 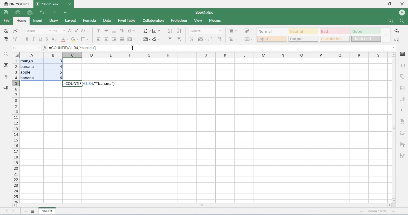 What do you see at coordinates (16, 130) in the screenshot?
I see `row numbers` at bounding box center [16, 130].